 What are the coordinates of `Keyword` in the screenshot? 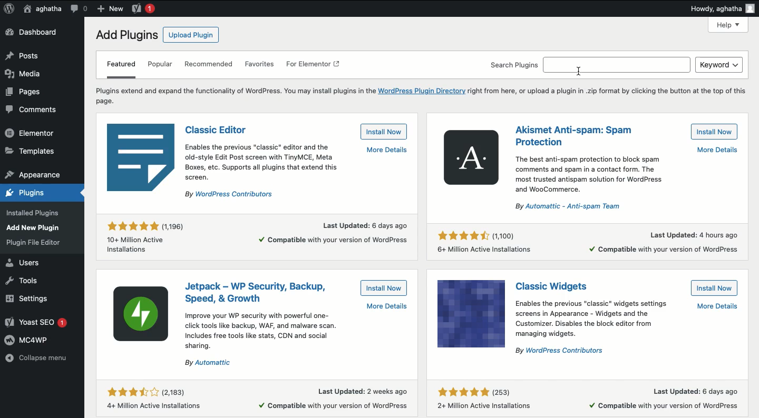 It's located at (719, 65).